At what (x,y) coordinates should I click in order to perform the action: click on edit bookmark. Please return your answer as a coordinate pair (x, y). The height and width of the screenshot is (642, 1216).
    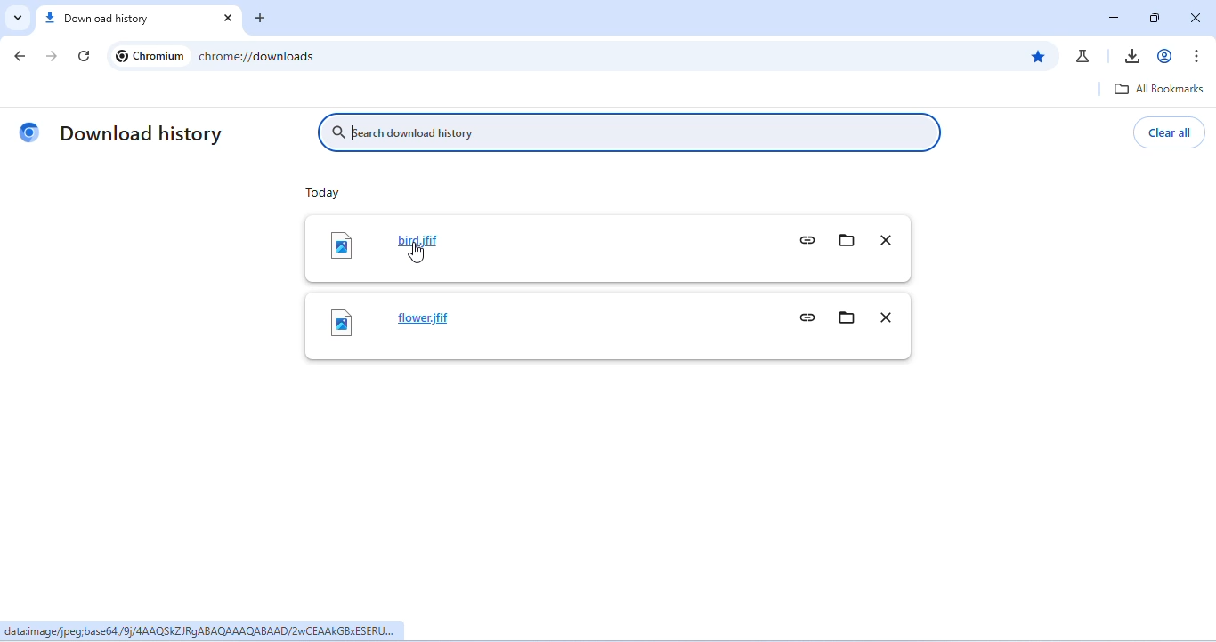
    Looking at the image, I should click on (1034, 56).